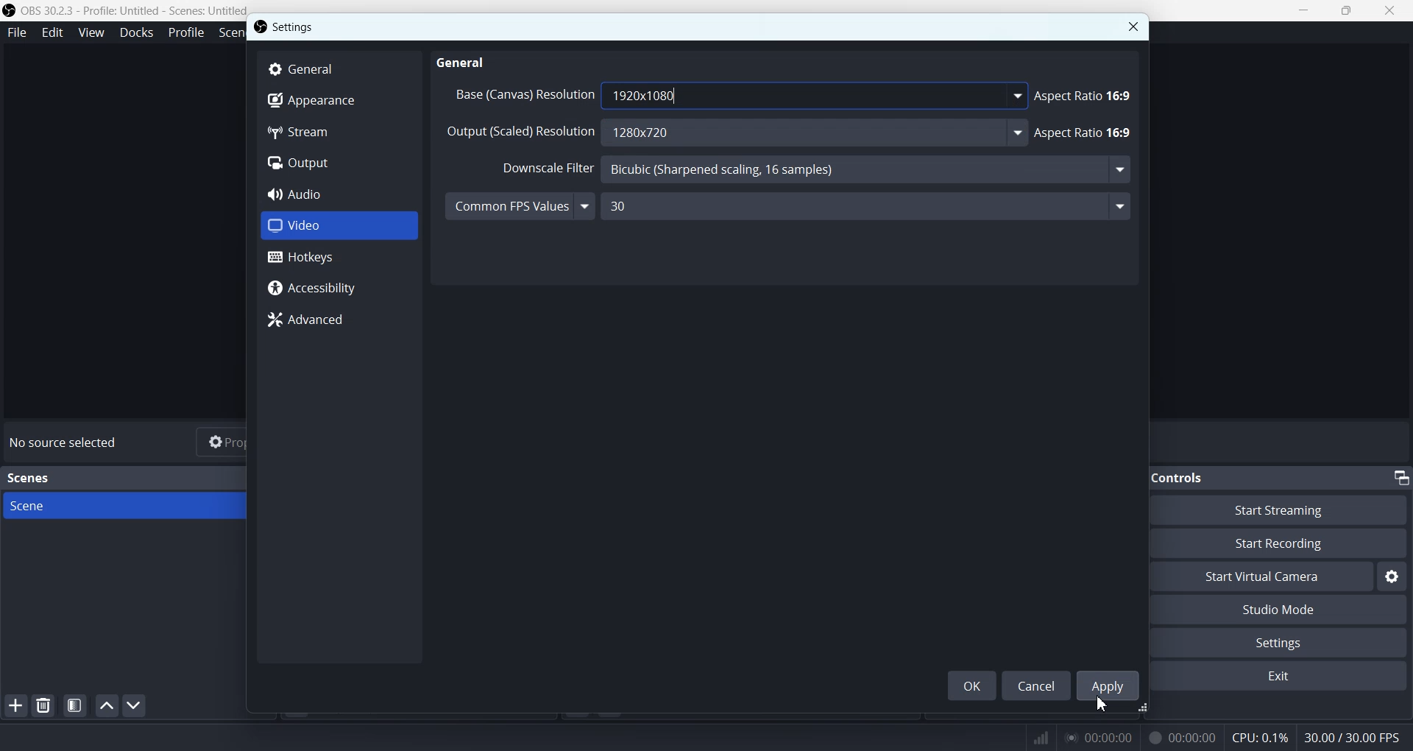 The height and width of the screenshot is (751, 1413). Describe the element at coordinates (296, 27) in the screenshot. I see `Settings` at that location.